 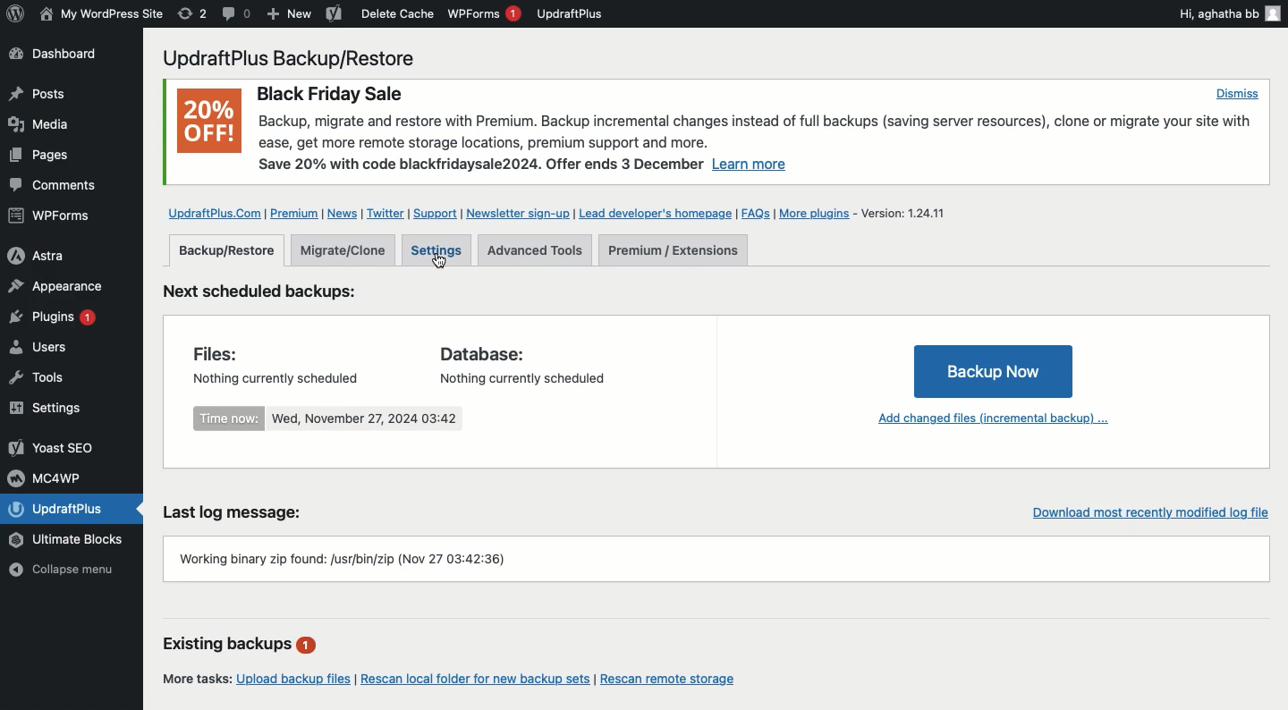 I want to click on Upload backup files, so click(x=294, y=680).